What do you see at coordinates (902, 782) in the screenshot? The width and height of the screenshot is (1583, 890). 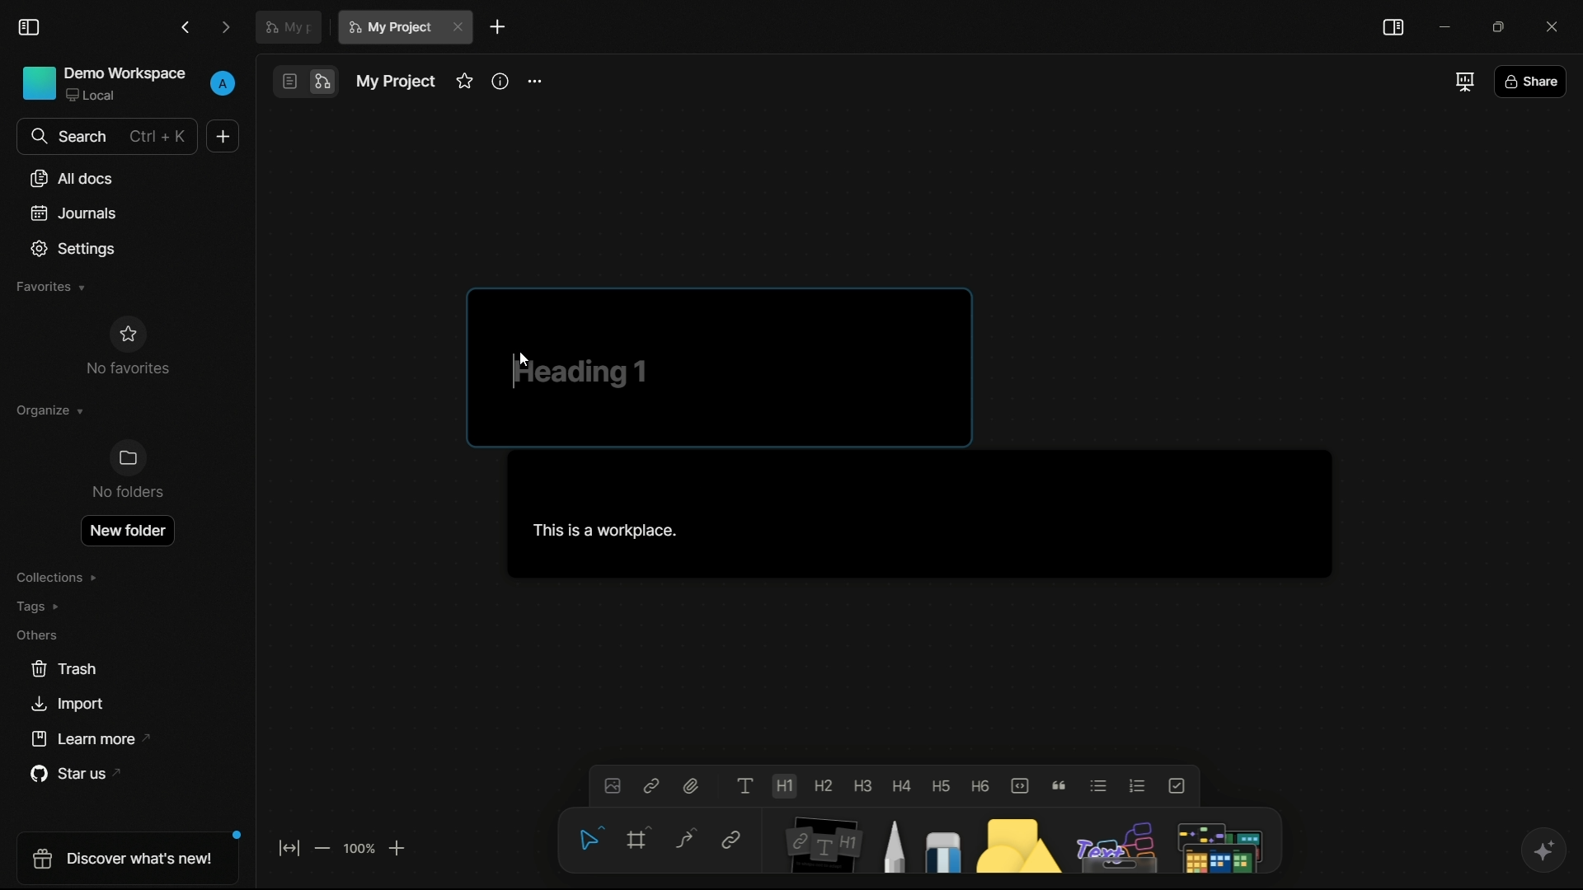 I see `heading 4` at bounding box center [902, 782].